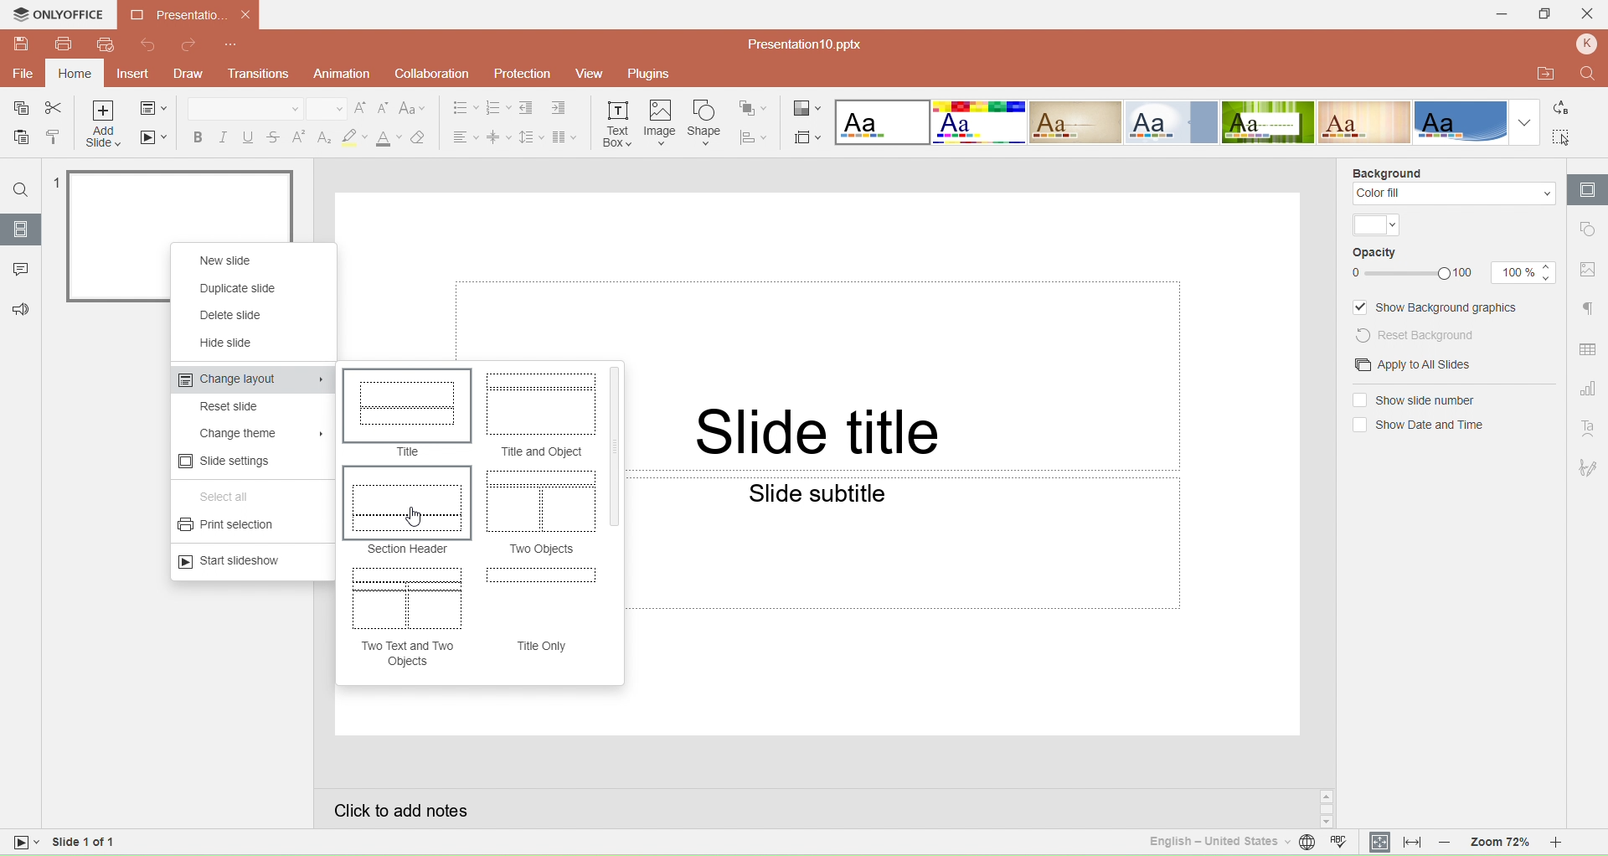 The image size is (1608, 856). What do you see at coordinates (881, 122) in the screenshot?
I see `Blank` at bounding box center [881, 122].